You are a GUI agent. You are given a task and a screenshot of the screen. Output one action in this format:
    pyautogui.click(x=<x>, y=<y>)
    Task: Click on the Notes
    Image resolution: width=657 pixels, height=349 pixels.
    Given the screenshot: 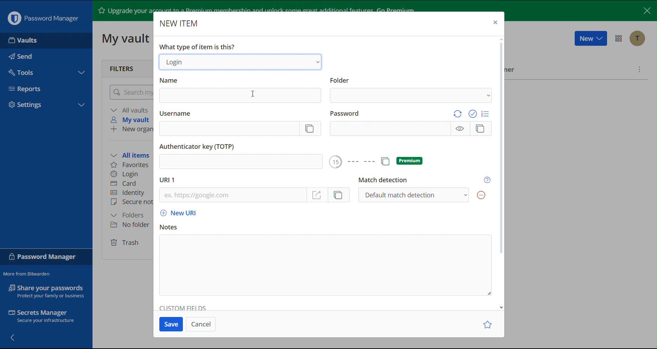 What is the action you would take?
    pyautogui.click(x=327, y=262)
    